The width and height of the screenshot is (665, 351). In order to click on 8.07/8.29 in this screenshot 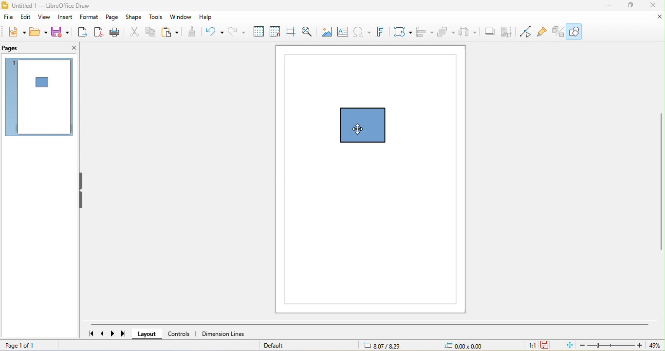, I will do `click(385, 345)`.